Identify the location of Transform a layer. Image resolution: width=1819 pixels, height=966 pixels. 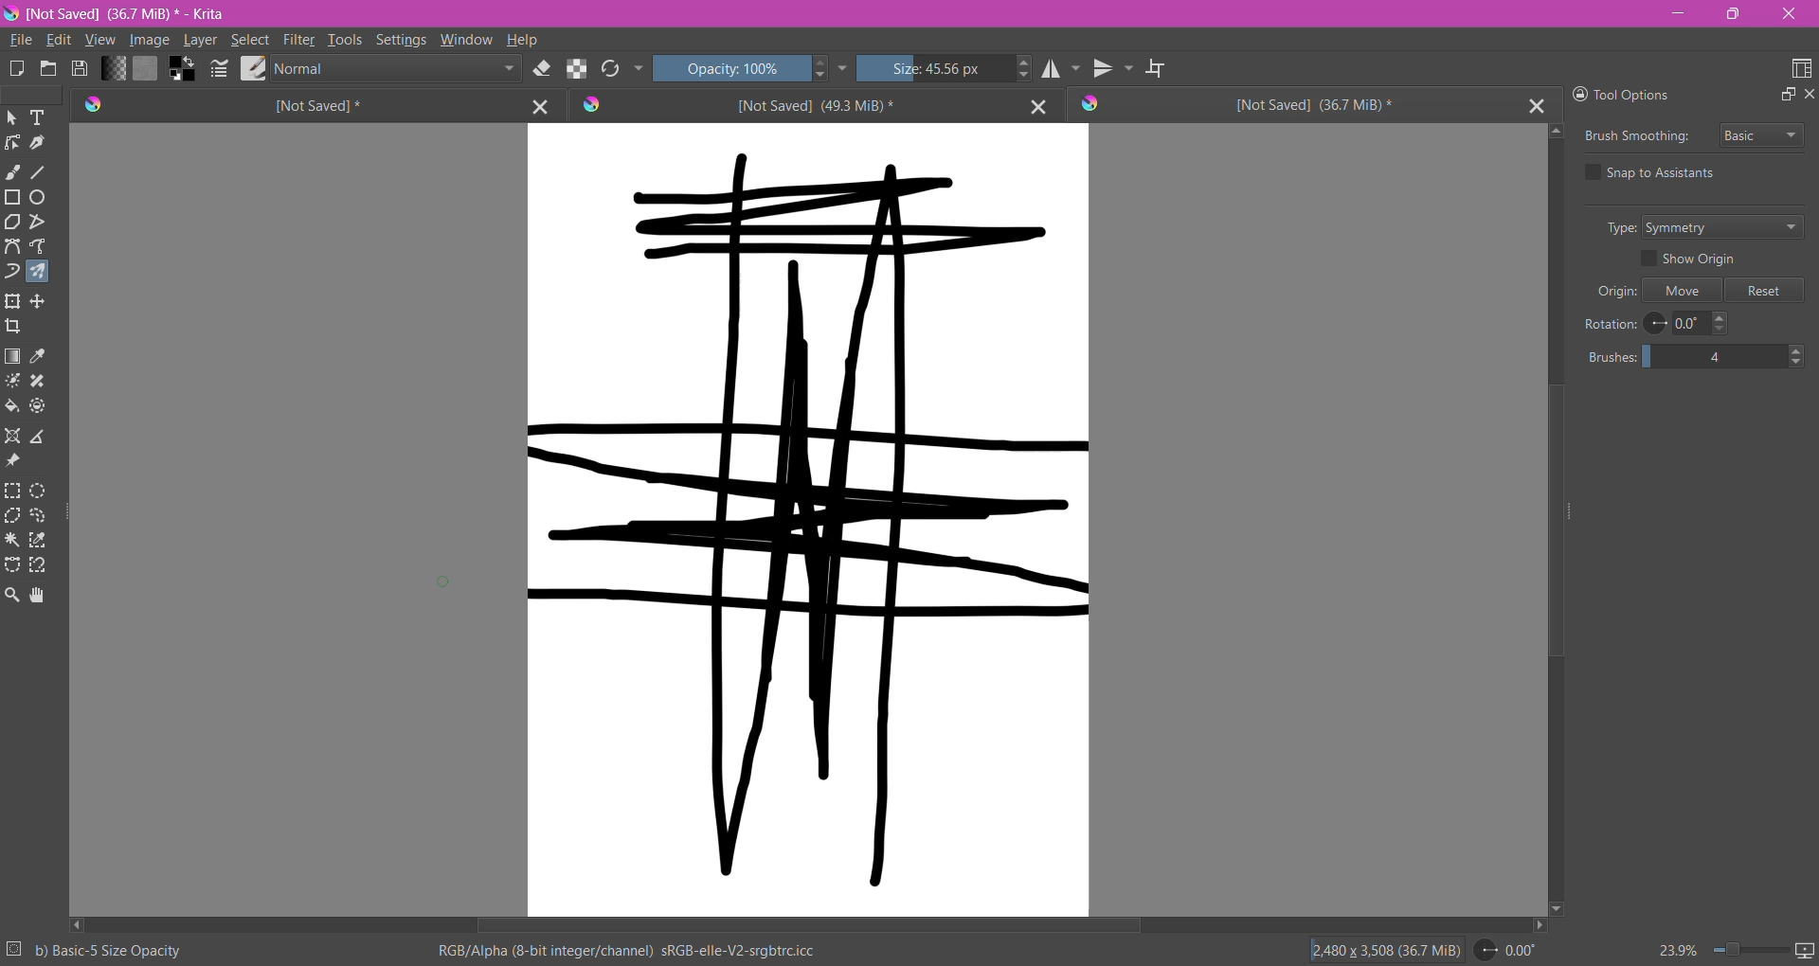
(42, 301).